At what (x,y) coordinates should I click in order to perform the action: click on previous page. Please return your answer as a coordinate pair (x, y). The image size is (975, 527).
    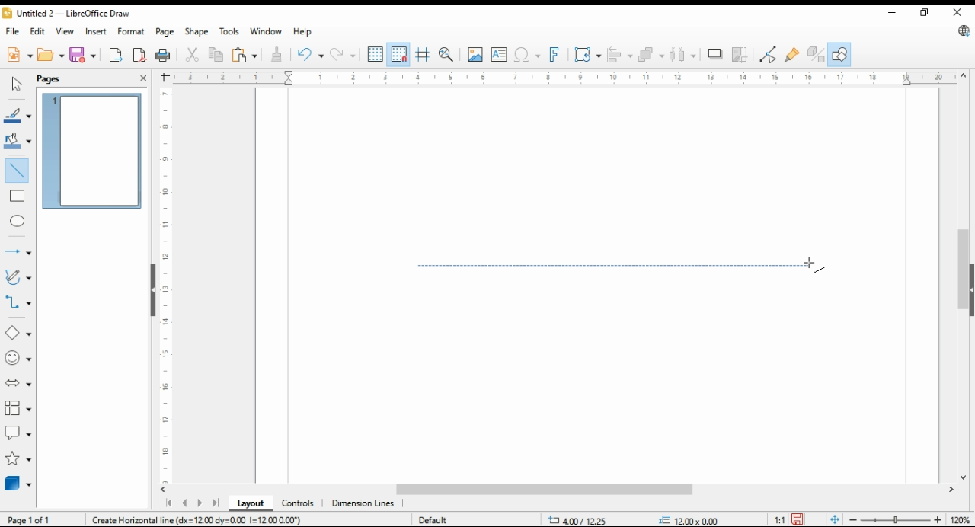
    Looking at the image, I should click on (185, 504).